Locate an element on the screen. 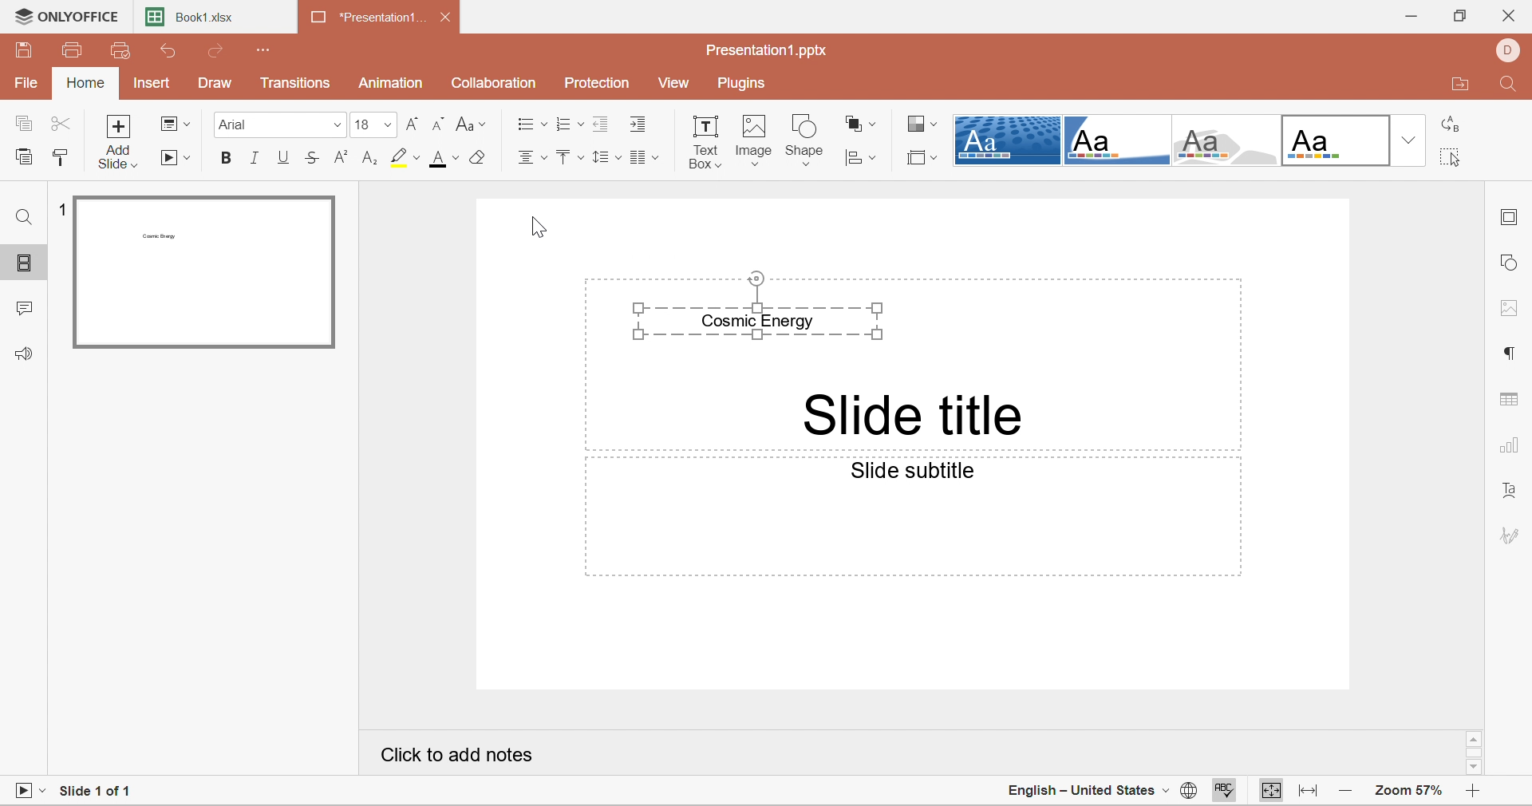  Open file location is located at coordinates (1461, 84).